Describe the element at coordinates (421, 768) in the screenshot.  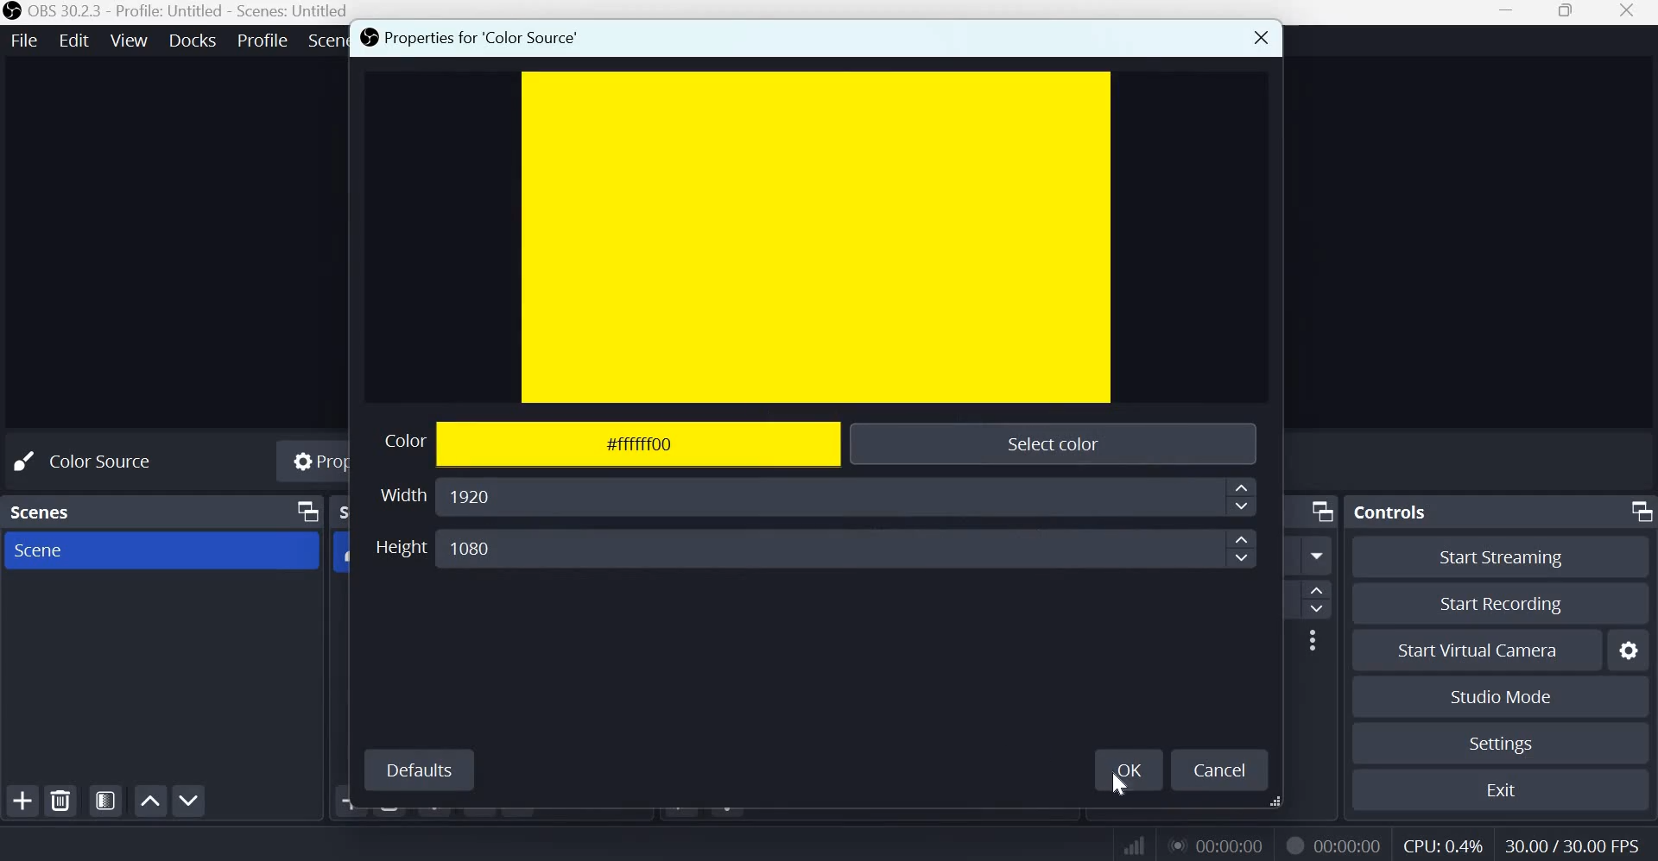
I see `Defaults` at that location.